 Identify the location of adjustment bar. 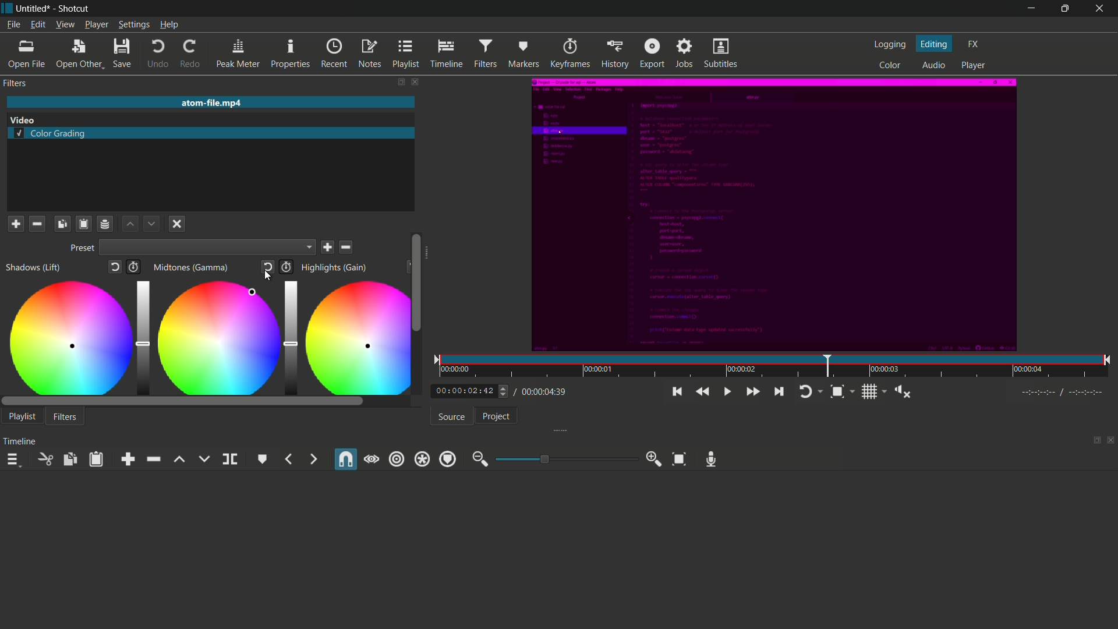
(564, 459).